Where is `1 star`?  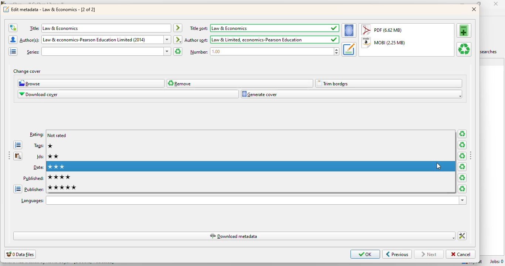 1 star is located at coordinates (51, 146).